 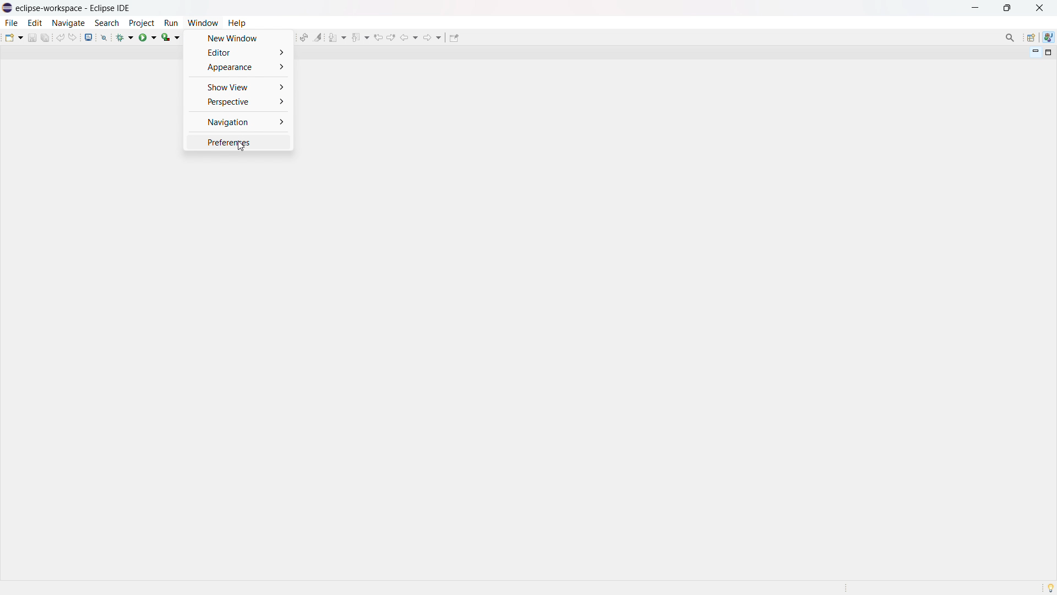 I want to click on appearance, so click(x=239, y=67).